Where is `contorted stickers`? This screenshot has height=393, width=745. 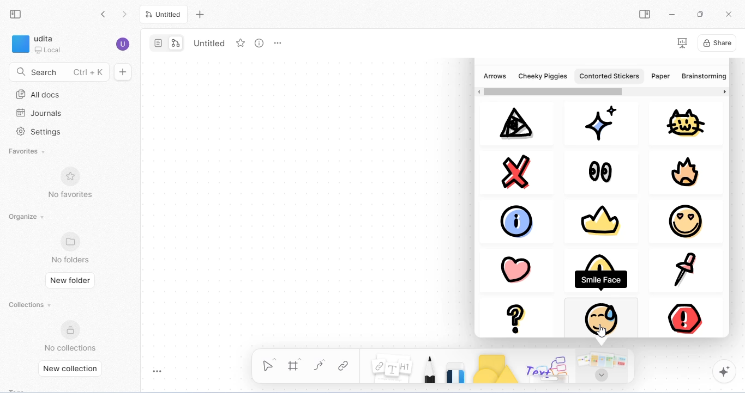 contorted stickers is located at coordinates (608, 76).